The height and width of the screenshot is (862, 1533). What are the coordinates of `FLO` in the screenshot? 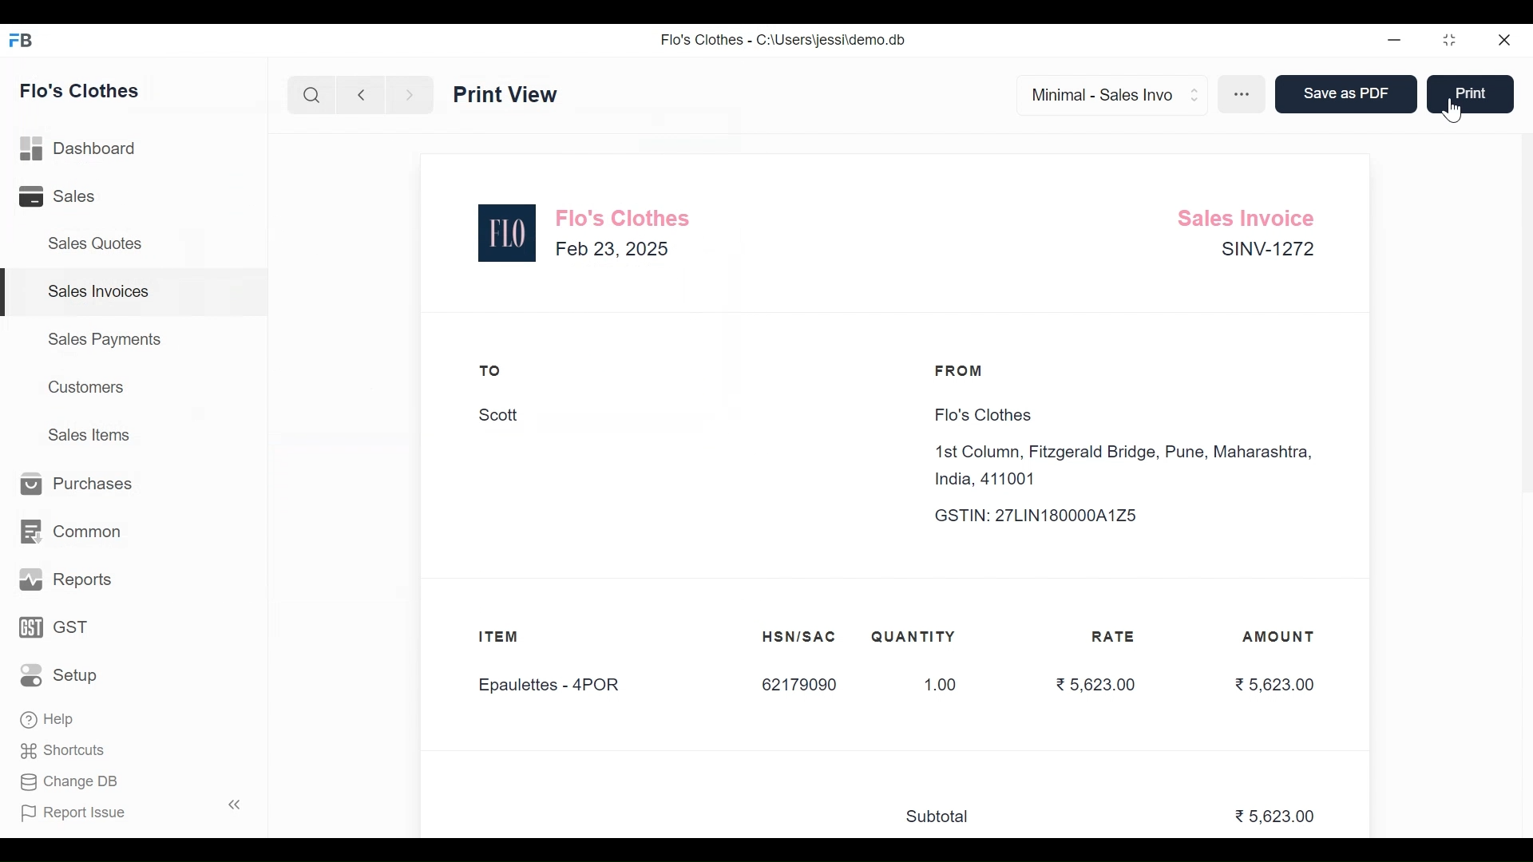 It's located at (508, 233).